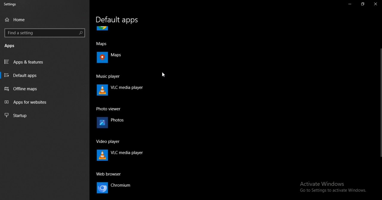 This screenshot has height=200, width=382. I want to click on apps, so click(13, 46).